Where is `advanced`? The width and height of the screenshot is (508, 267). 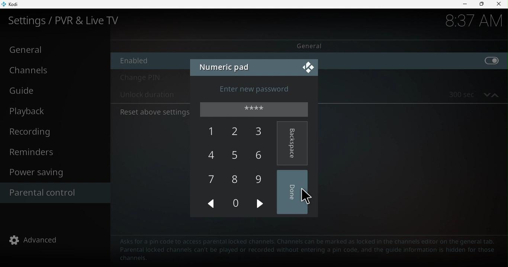
advanced is located at coordinates (35, 240).